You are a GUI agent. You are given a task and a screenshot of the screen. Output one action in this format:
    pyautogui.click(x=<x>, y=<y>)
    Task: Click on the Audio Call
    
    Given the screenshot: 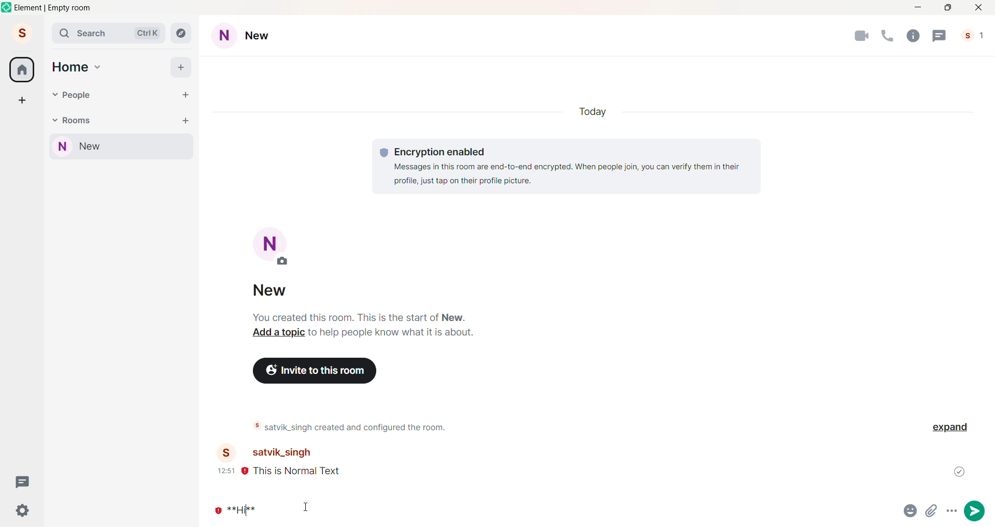 What is the action you would take?
    pyautogui.click(x=886, y=36)
    